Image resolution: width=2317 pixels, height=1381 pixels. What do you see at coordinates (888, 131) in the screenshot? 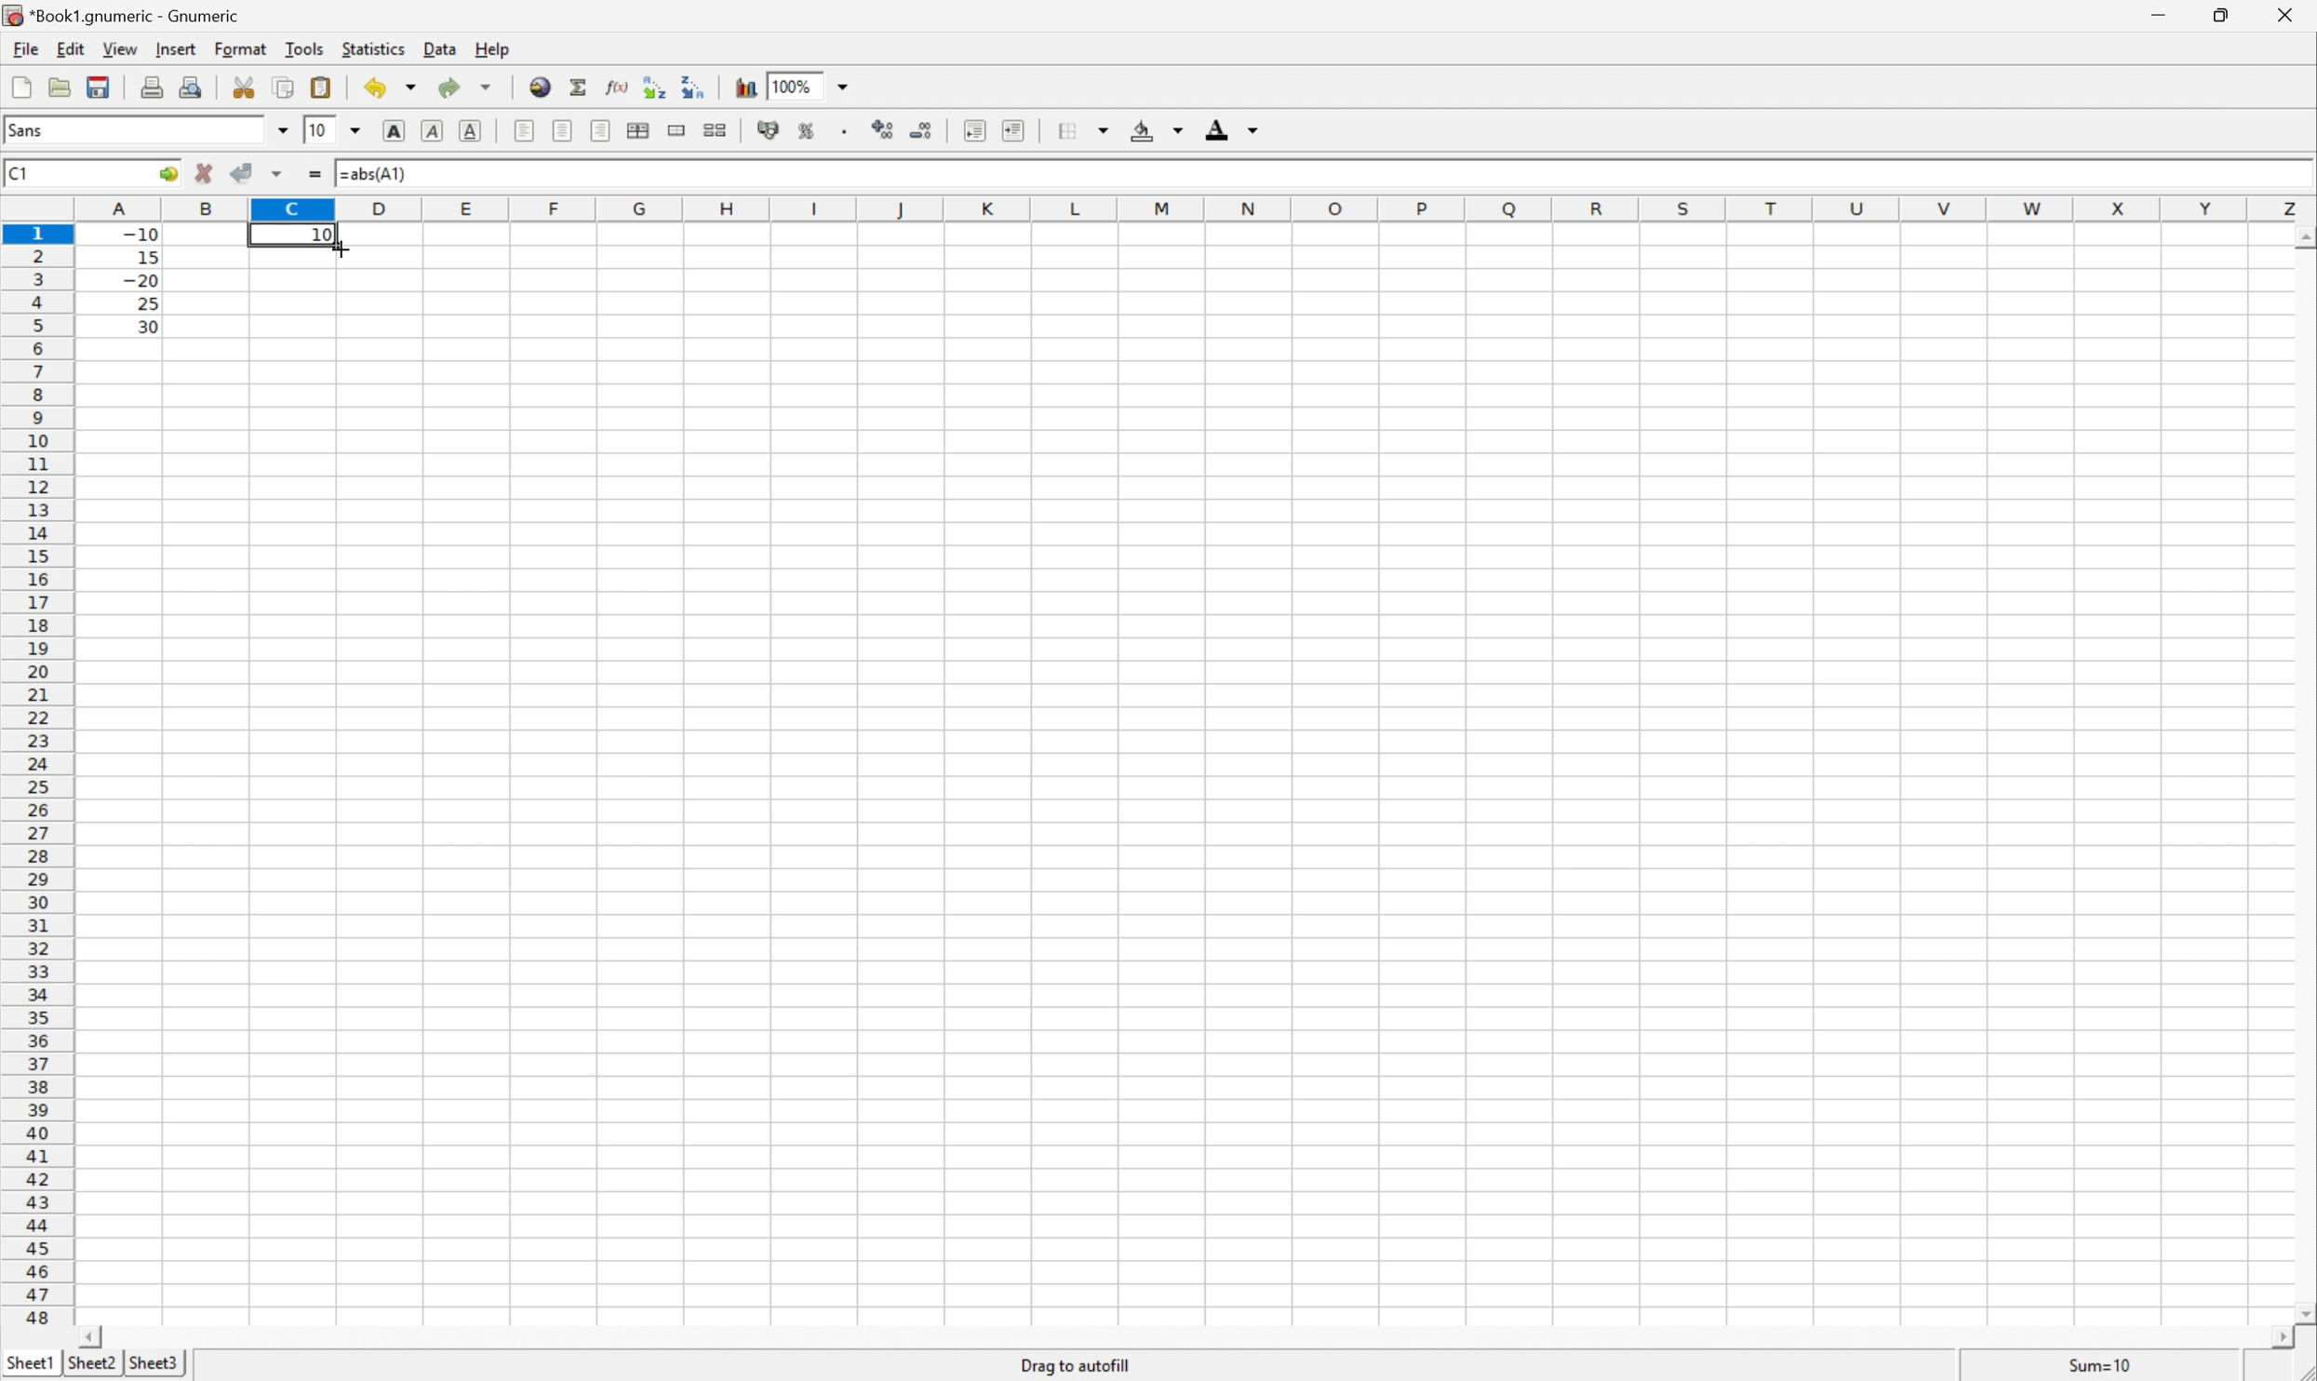
I see `Increase the number of decimals displayed` at bounding box center [888, 131].